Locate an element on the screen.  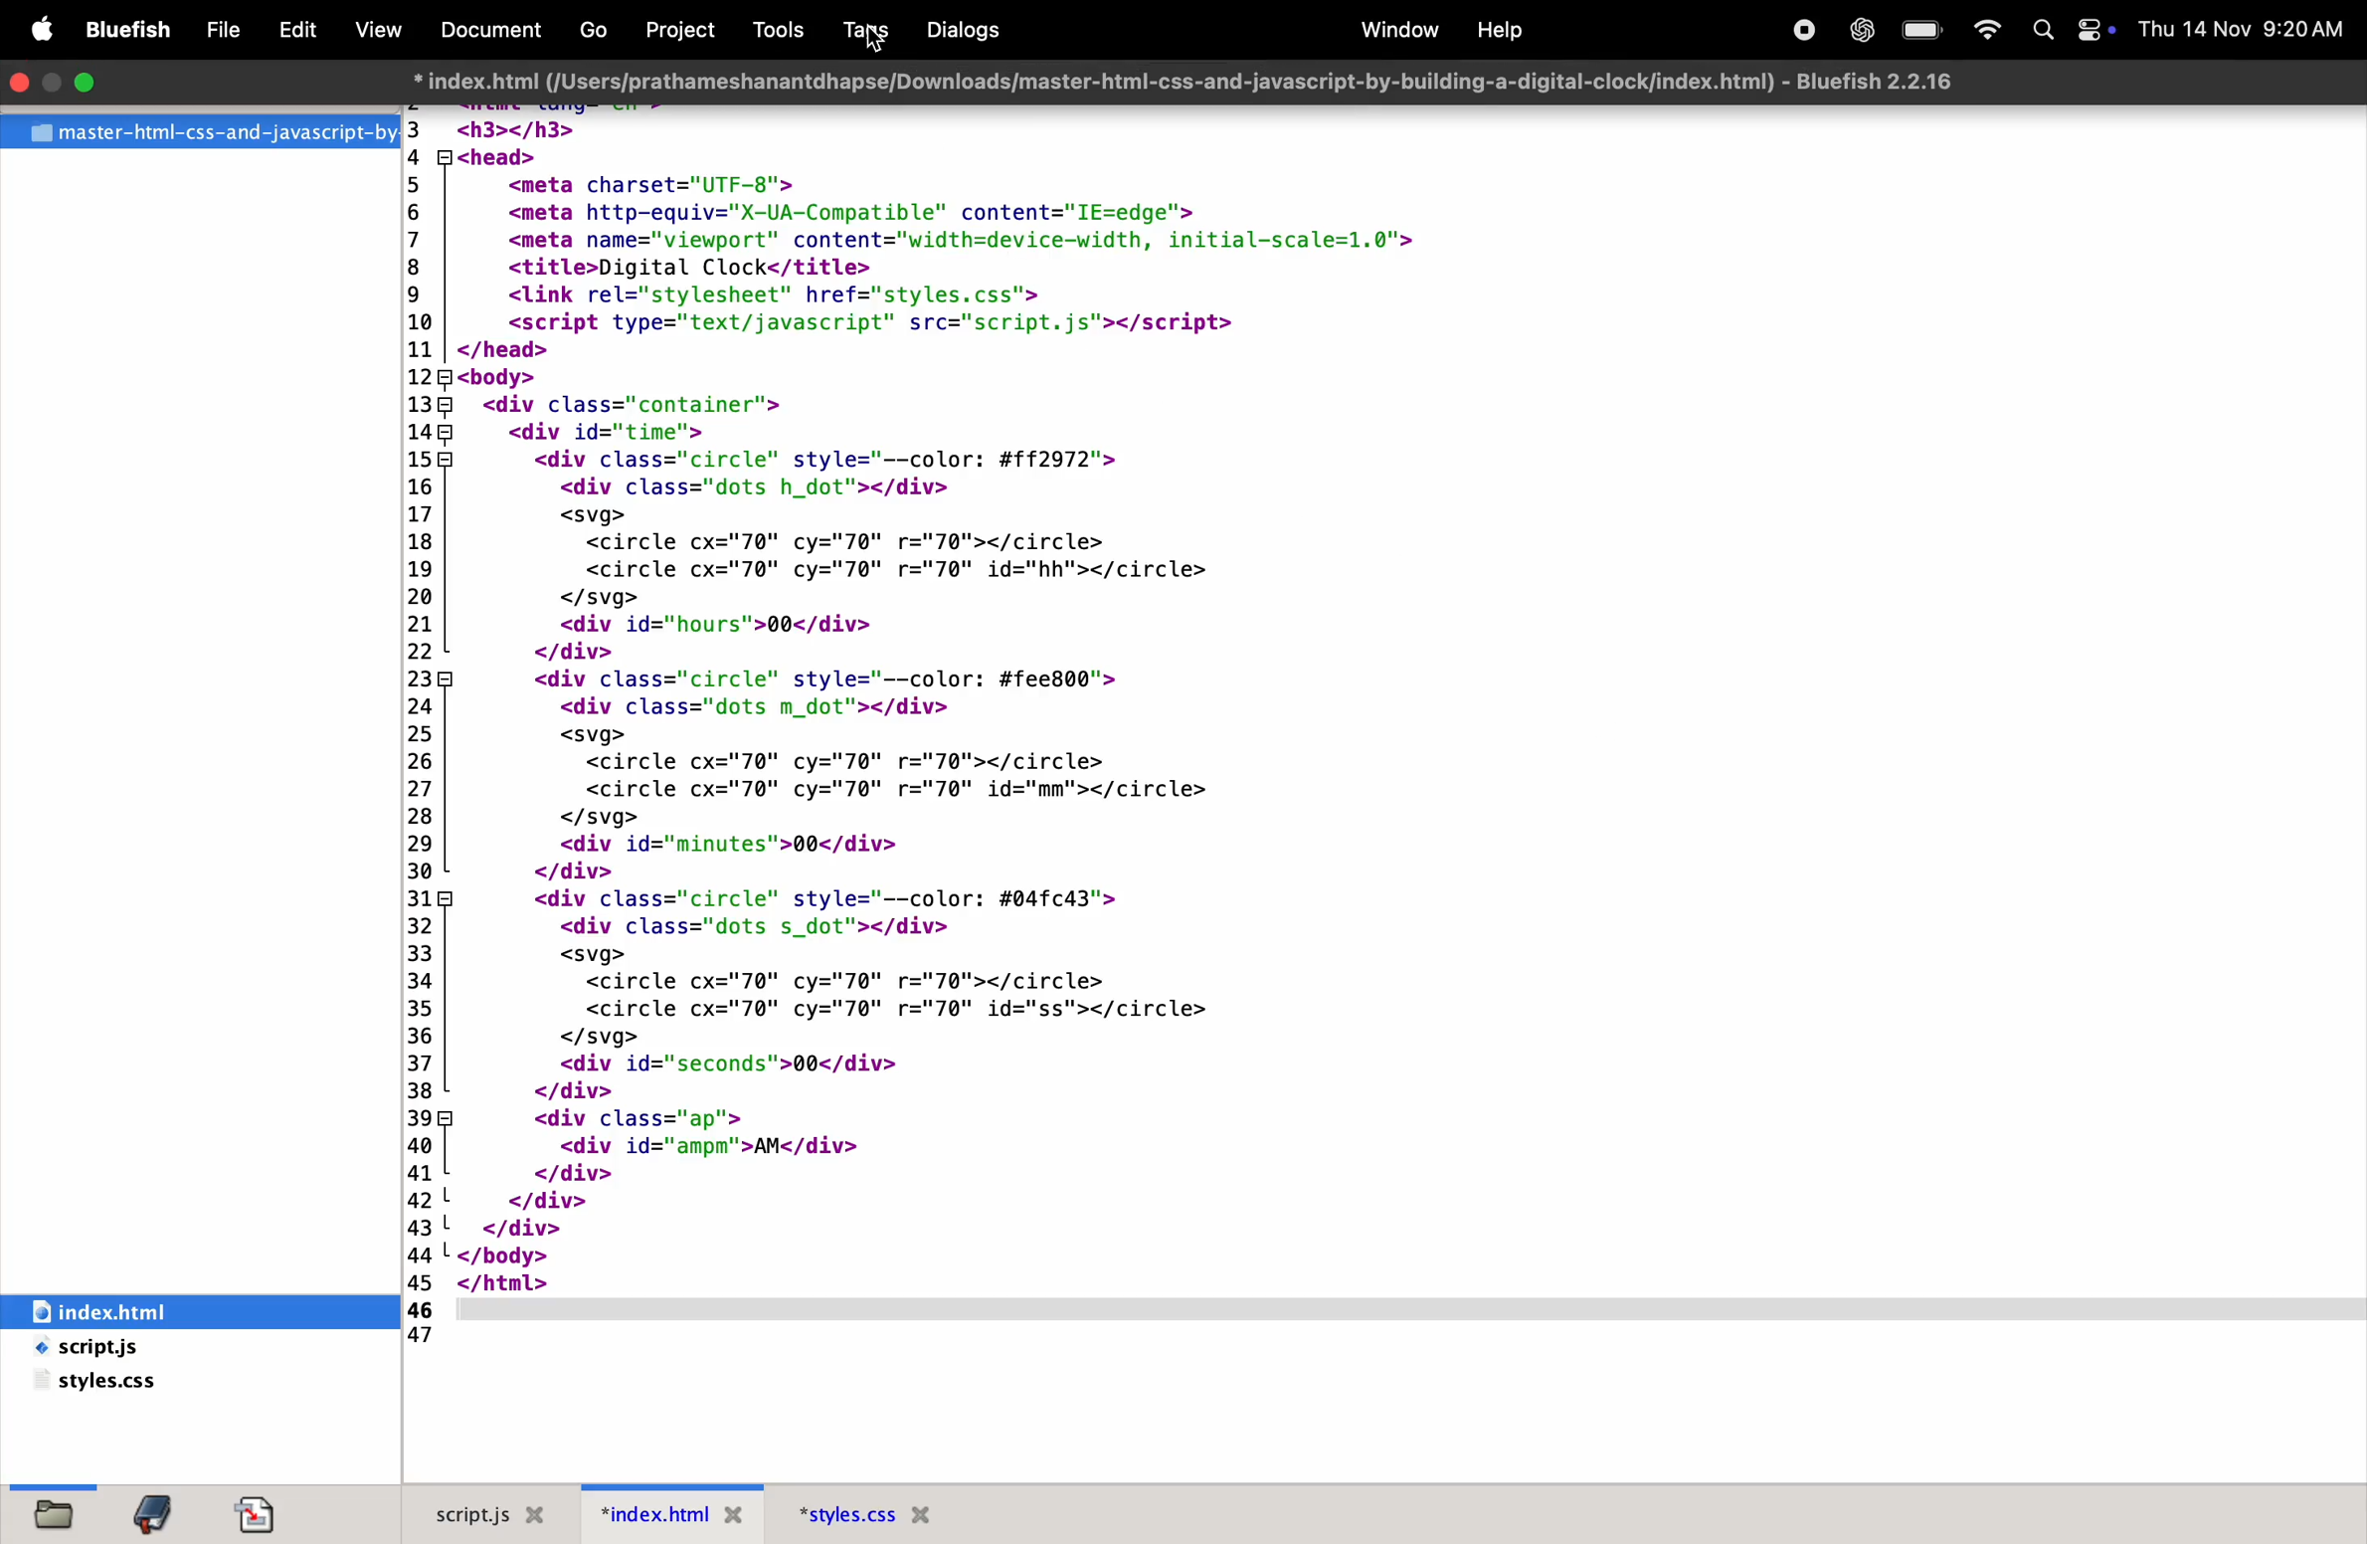
Script.js is located at coordinates (487, 1512).